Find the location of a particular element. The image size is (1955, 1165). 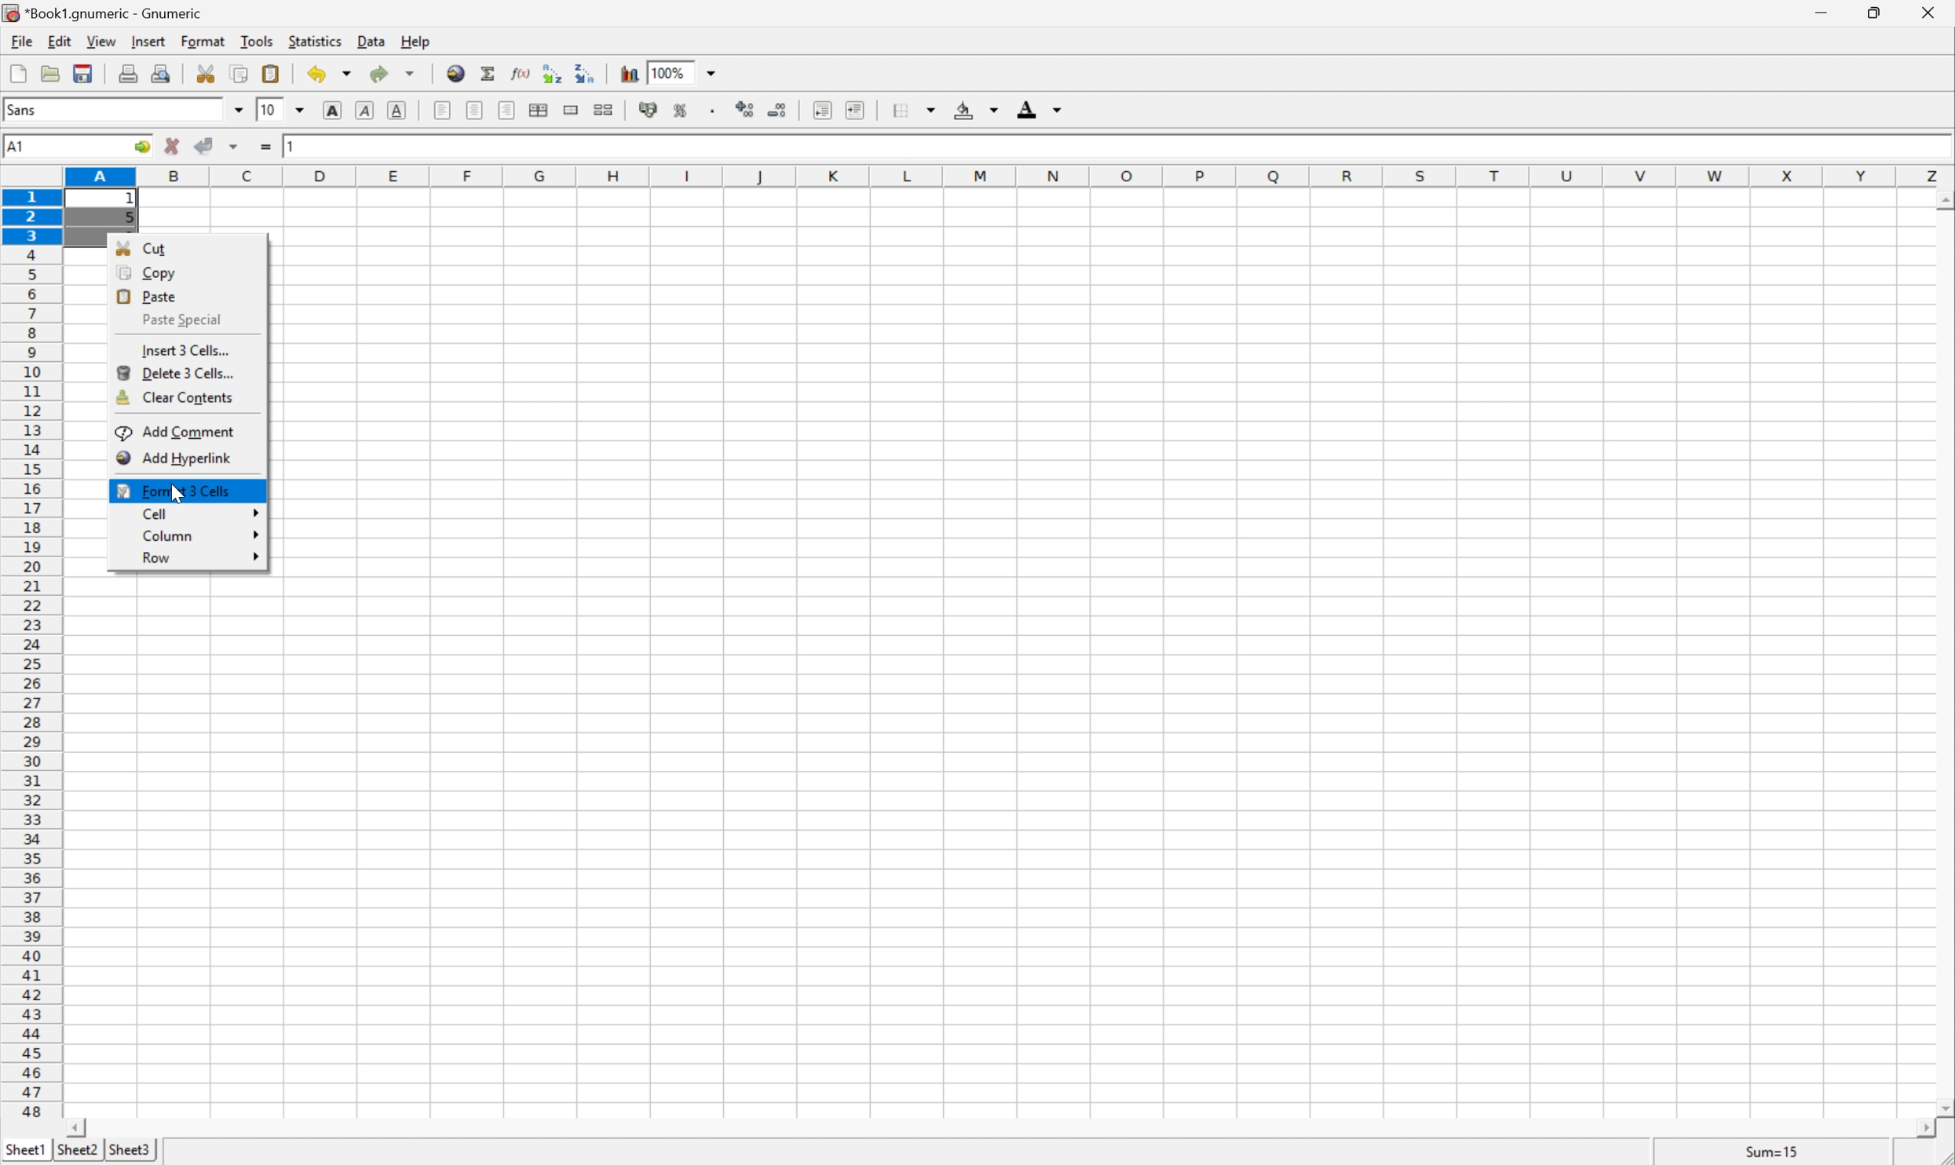

cursor is located at coordinates (179, 491).